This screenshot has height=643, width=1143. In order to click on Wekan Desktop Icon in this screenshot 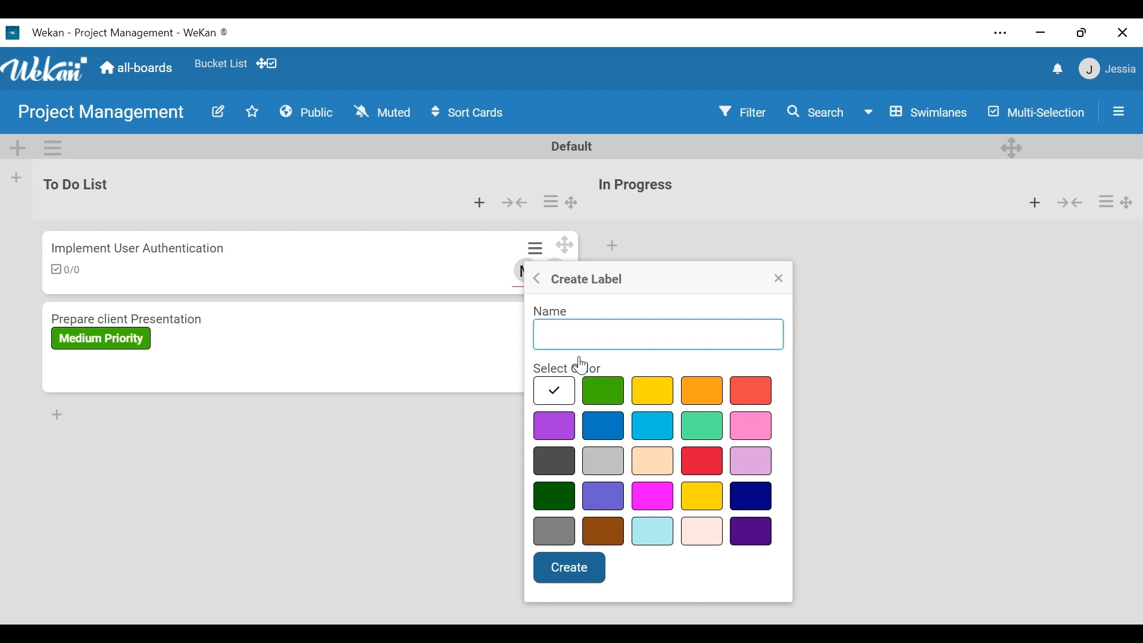, I will do `click(123, 32)`.